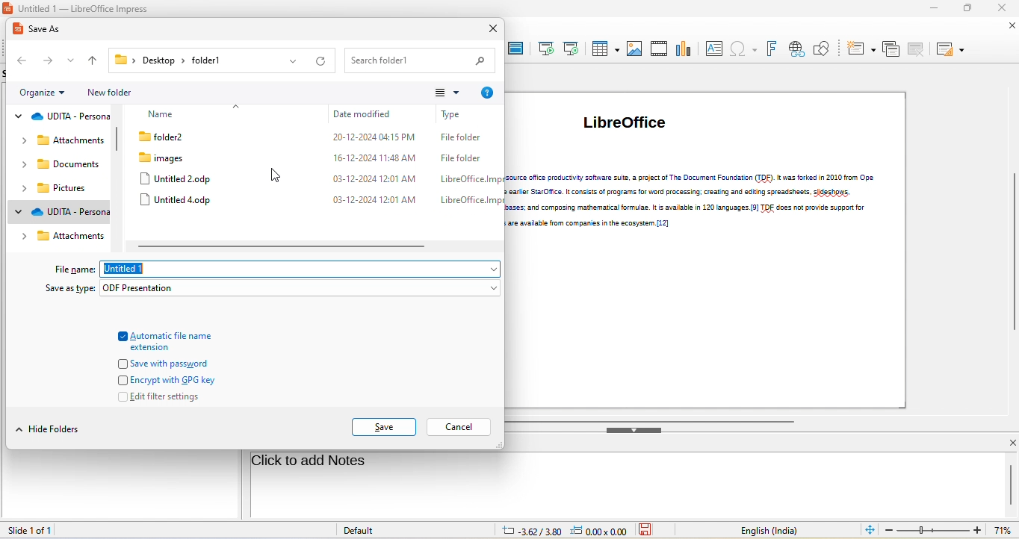 This screenshot has height=539, width=1019. What do you see at coordinates (573, 49) in the screenshot?
I see `start from current slide ` at bounding box center [573, 49].